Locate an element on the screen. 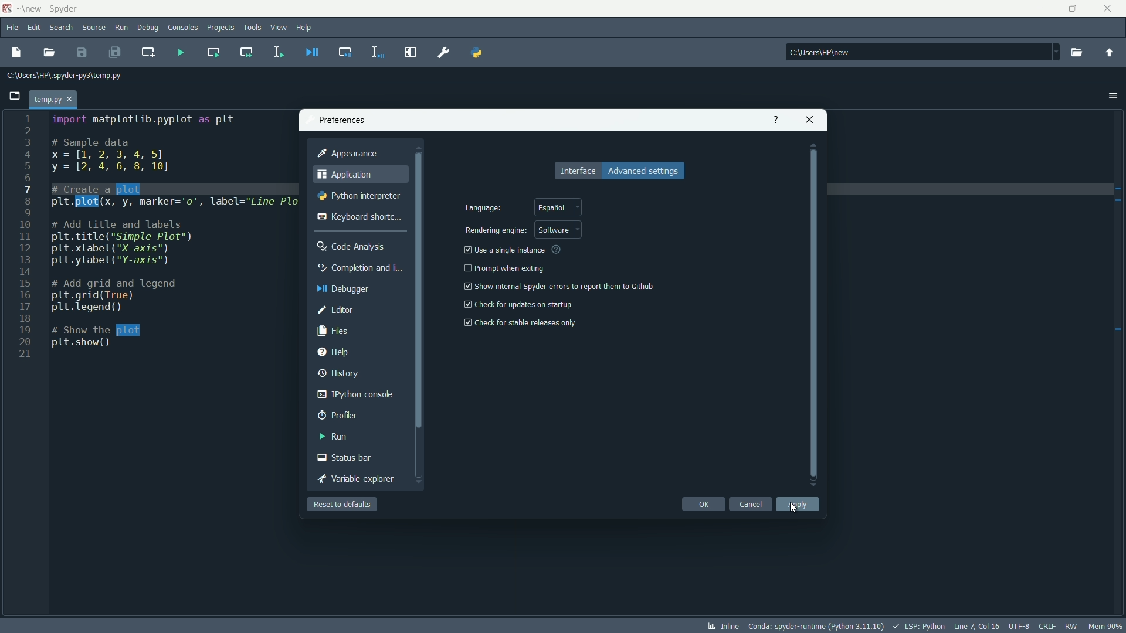 This screenshot has height=633, width=1126. checkbox is located at coordinates (466, 323).